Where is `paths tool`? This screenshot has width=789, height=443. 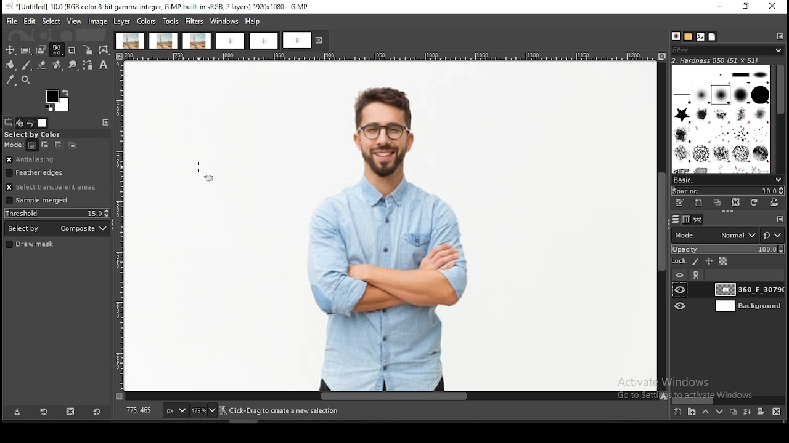 paths tool is located at coordinates (89, 66).